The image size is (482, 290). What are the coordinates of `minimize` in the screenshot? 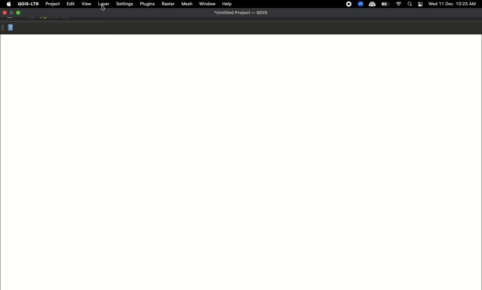 It's located at (11, 14).